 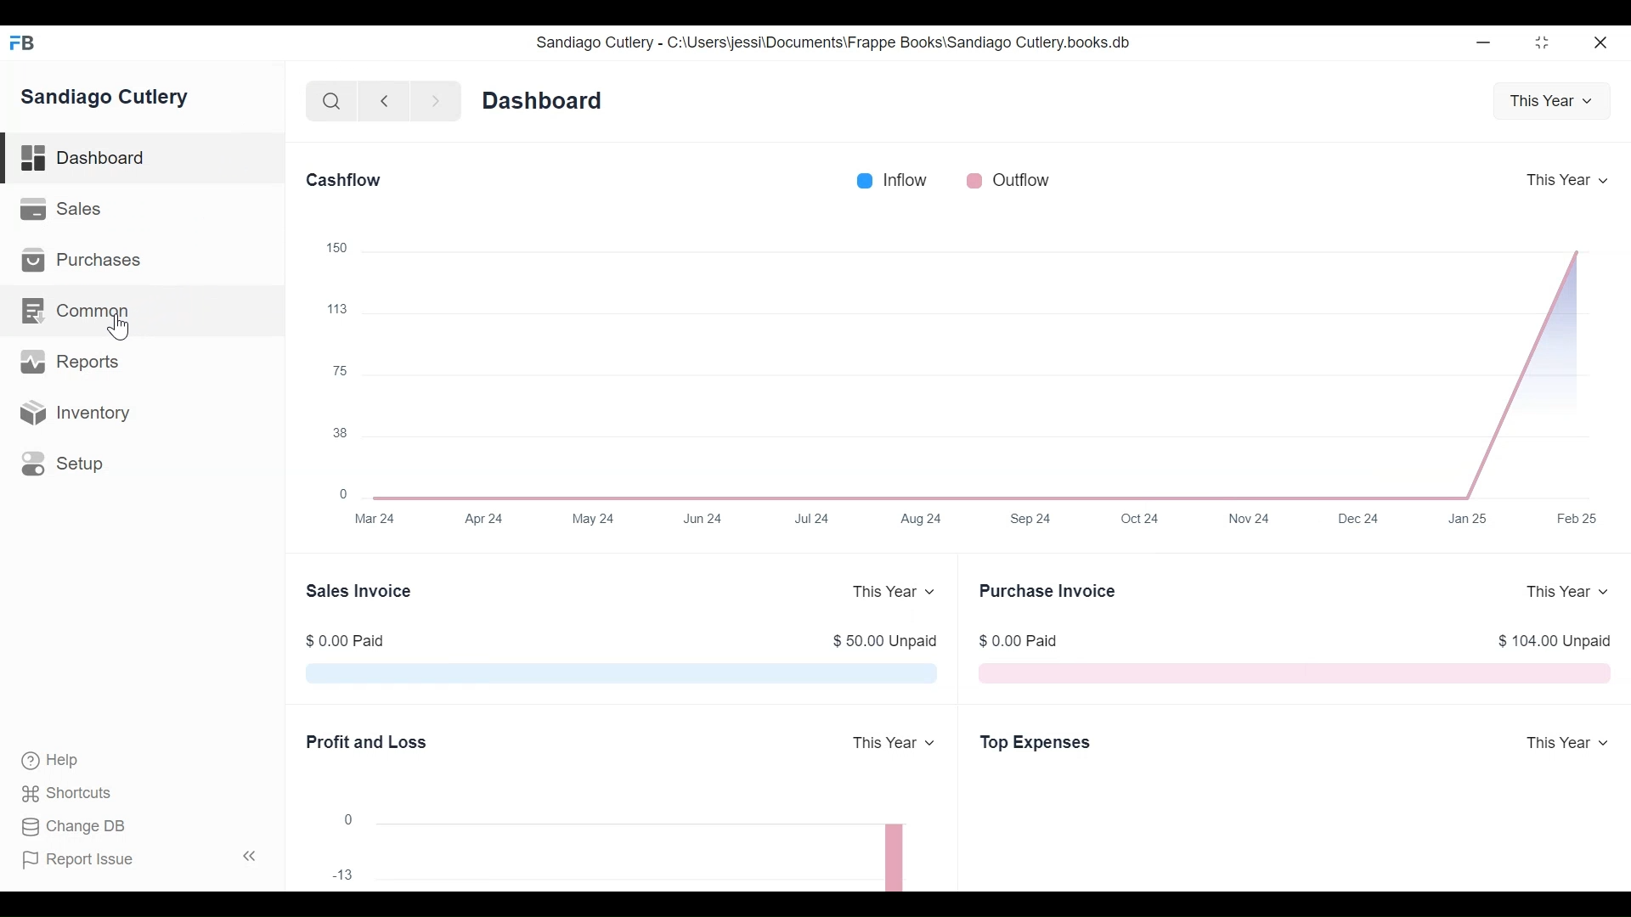 I want to click on Search, so click(x=332, y=101).